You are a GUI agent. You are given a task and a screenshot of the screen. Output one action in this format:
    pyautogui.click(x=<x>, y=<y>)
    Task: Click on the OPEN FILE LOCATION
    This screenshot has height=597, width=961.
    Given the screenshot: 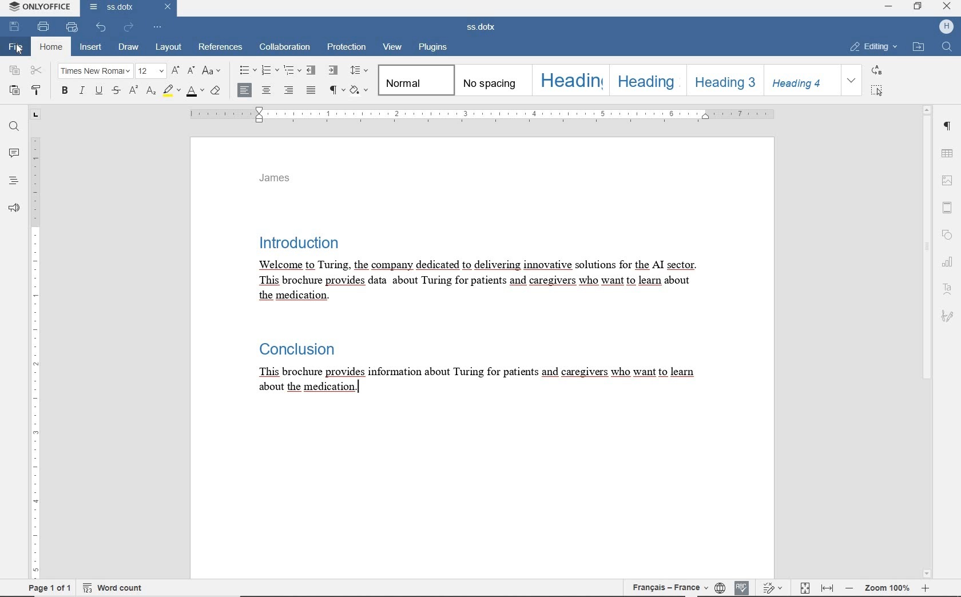 What is the action you would take?
    pyautogui.click(x=919, y=46)
    